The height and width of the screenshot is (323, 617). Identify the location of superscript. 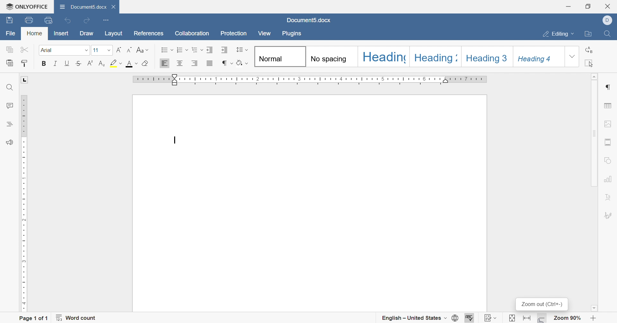
(90, 64).